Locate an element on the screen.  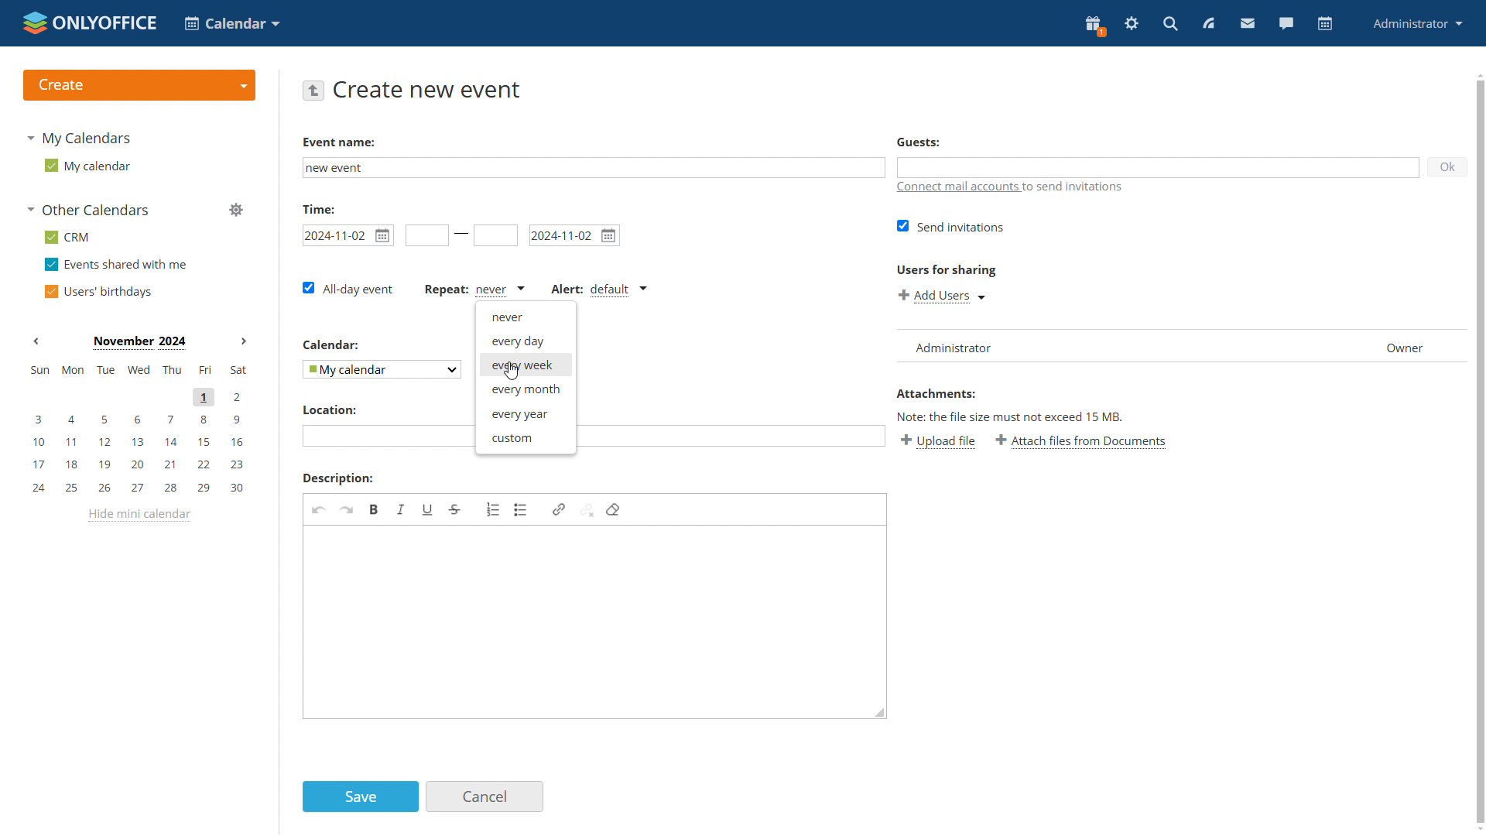
Next month is located at coordinates (243, 341).